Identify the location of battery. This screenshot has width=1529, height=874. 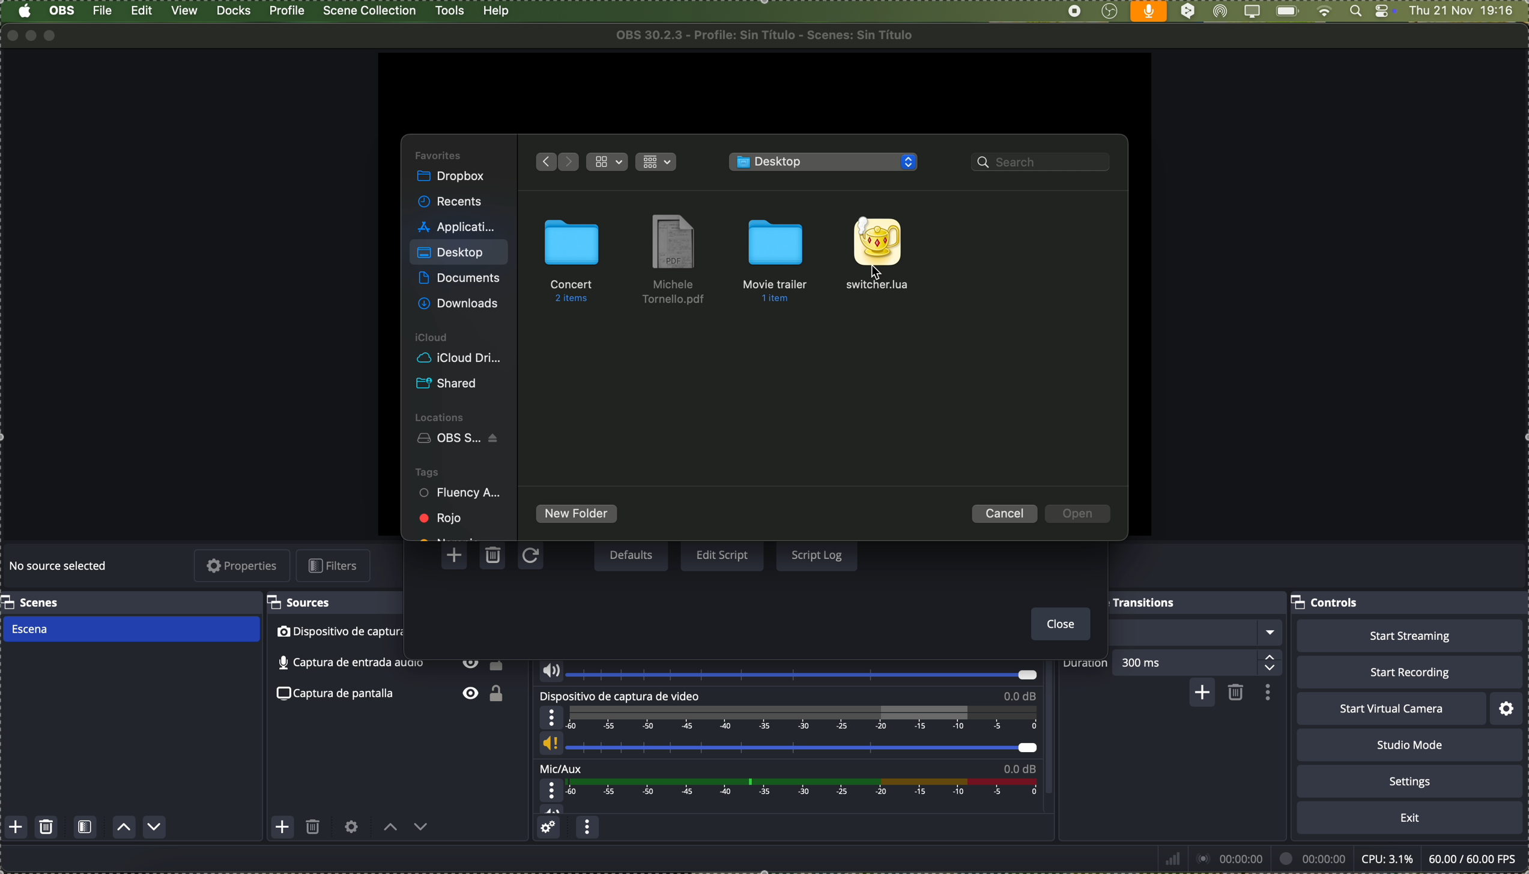
(1286, 12).